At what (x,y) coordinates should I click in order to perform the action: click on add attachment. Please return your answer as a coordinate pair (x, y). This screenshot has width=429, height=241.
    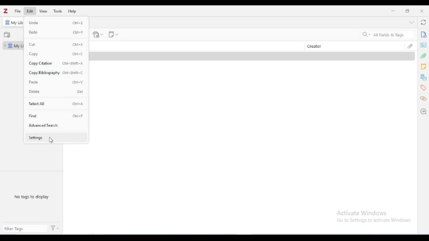
    Looking at the image, I should click on (98, 34).